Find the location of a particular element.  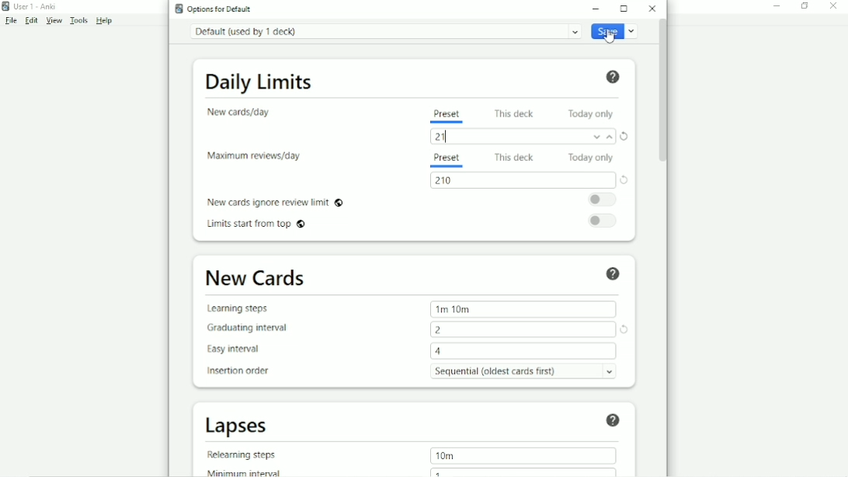

1m 10m is located at coordinates (454, 308).